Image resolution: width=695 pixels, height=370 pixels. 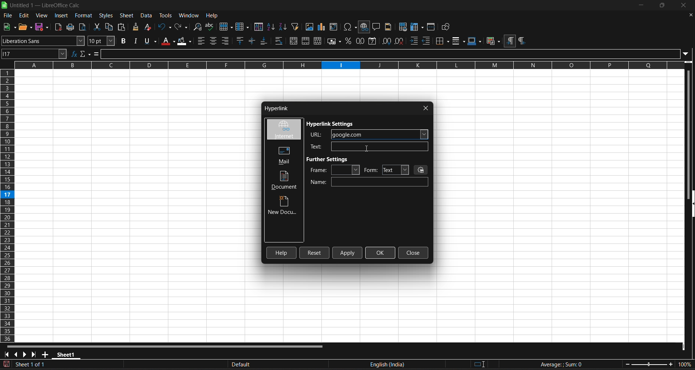 What do you see at coordinates (306, 41) in the screenshot?
I see `merge cells` at bounding box center [306, 41].